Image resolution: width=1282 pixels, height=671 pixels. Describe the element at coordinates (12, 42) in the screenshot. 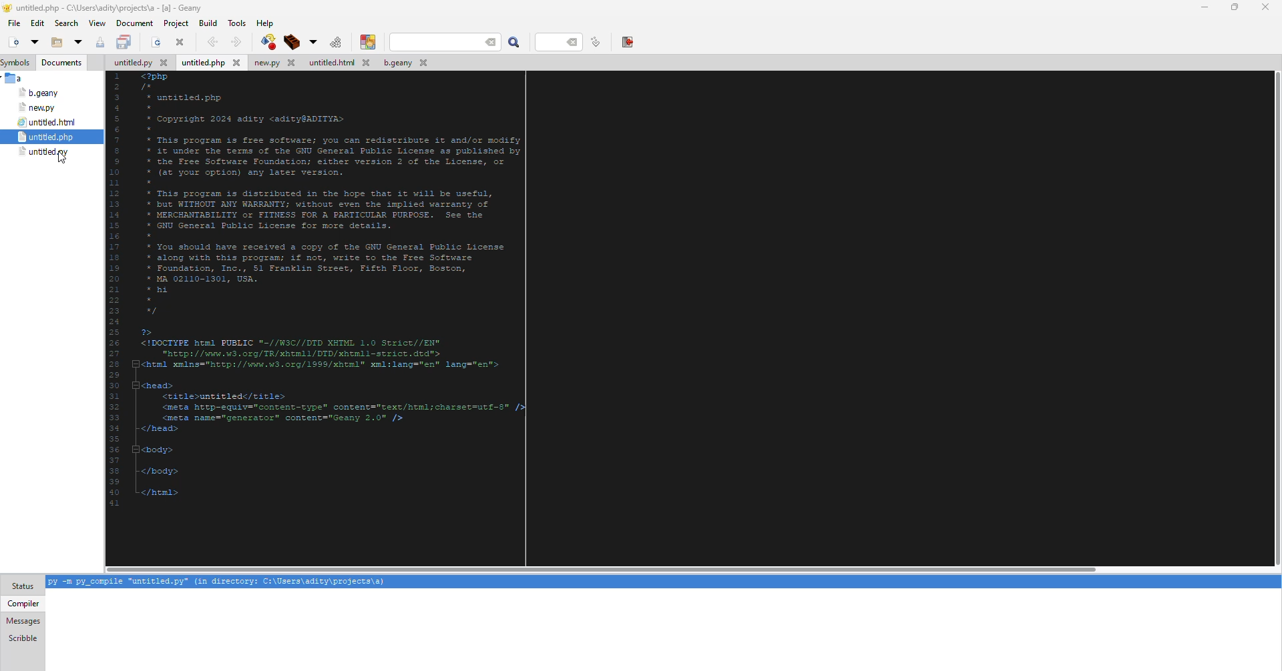

I see `new` at that location.